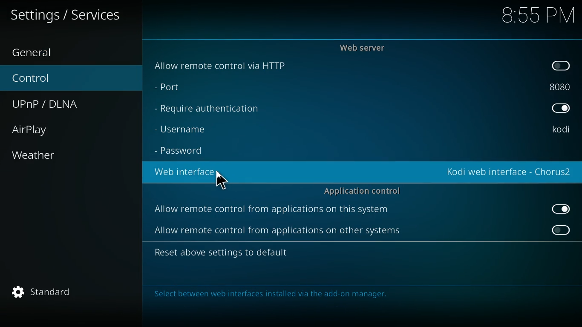  What do you see at coordinates (363, 190) in the screenshot?
I see `aplication control` at bounding box center [363, 190].